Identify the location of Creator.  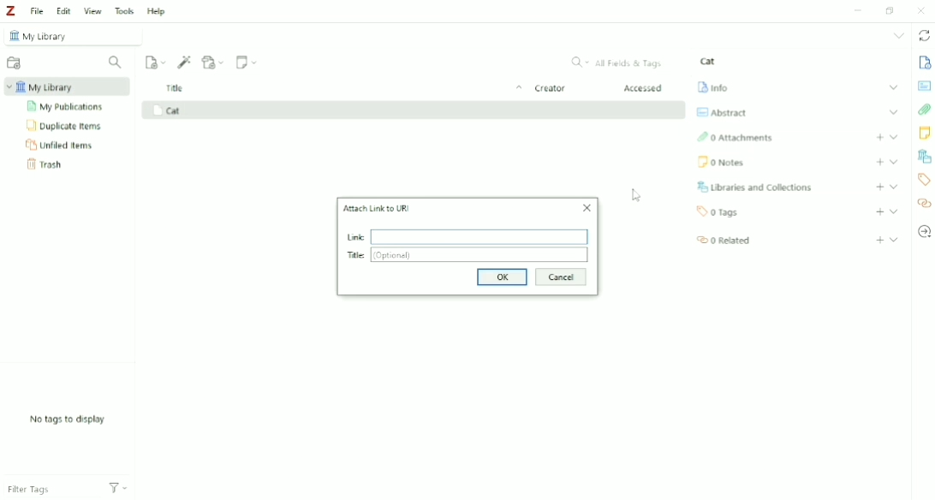
(550, 89).